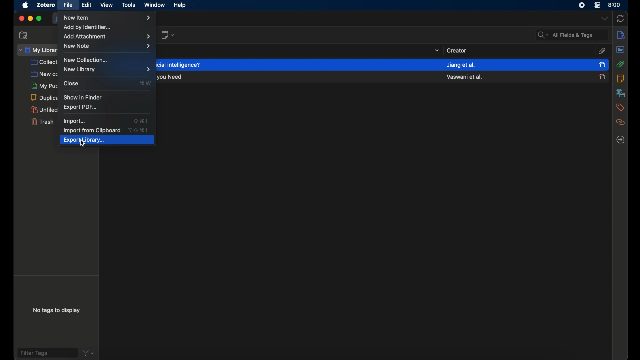 The height and width of the screenshot is (360, 640). I want to click on new note, so click(168, 35).